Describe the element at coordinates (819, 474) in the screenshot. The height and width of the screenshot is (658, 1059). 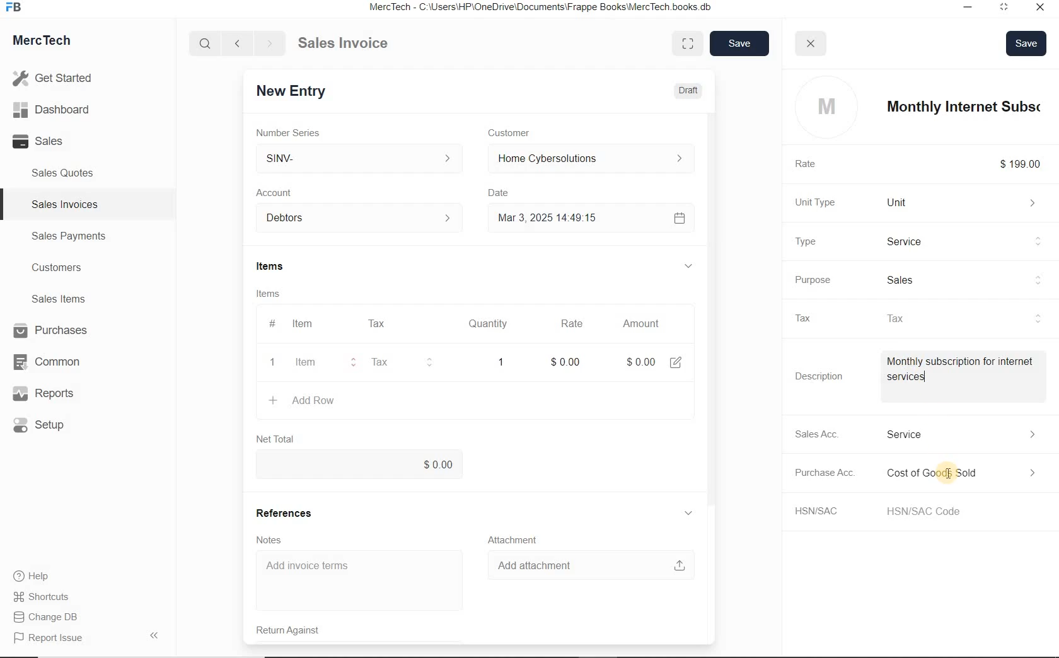
I see `Purchase Acc.` at that location.